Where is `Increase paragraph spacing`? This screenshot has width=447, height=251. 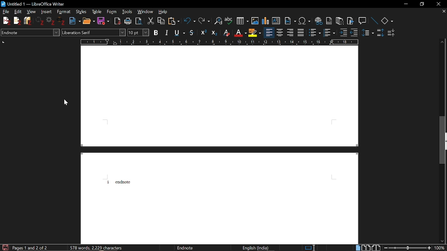
Increase paragraph spacing is located at coordinates (381, 33).